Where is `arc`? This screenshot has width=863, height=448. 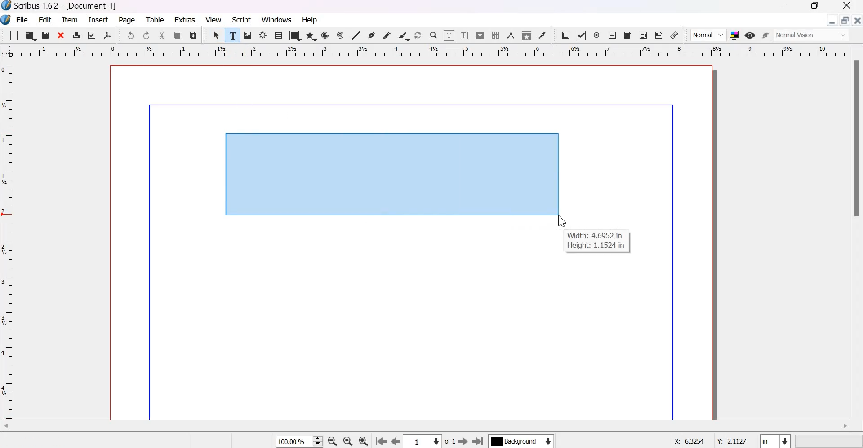
arc is located at coordinates (325, 35).